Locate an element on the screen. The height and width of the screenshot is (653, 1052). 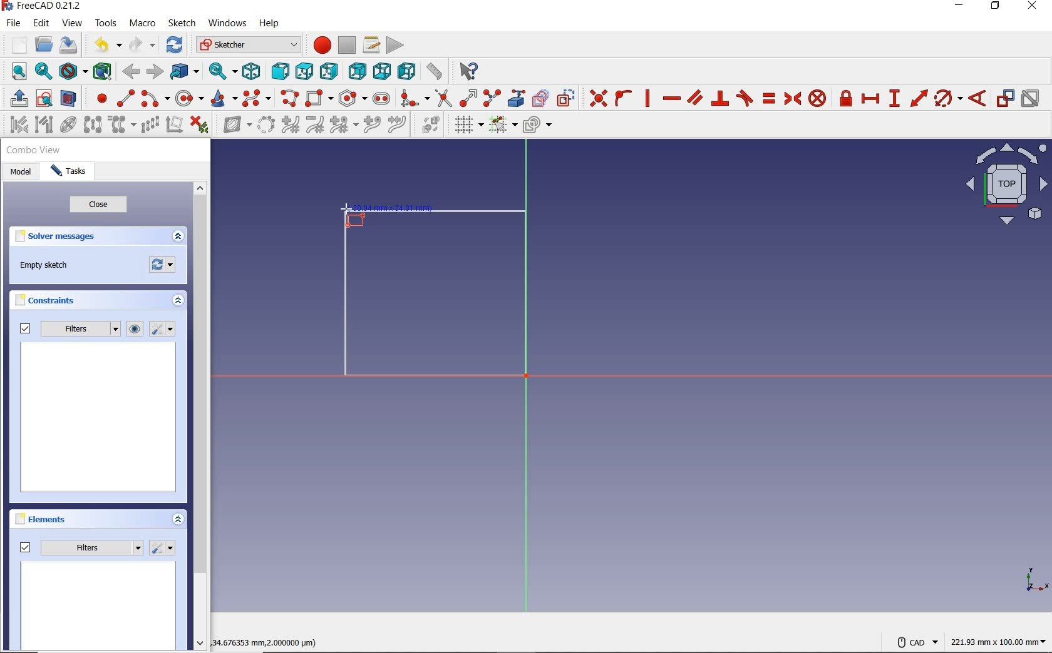
create arc is located at coordinates (154, 98).